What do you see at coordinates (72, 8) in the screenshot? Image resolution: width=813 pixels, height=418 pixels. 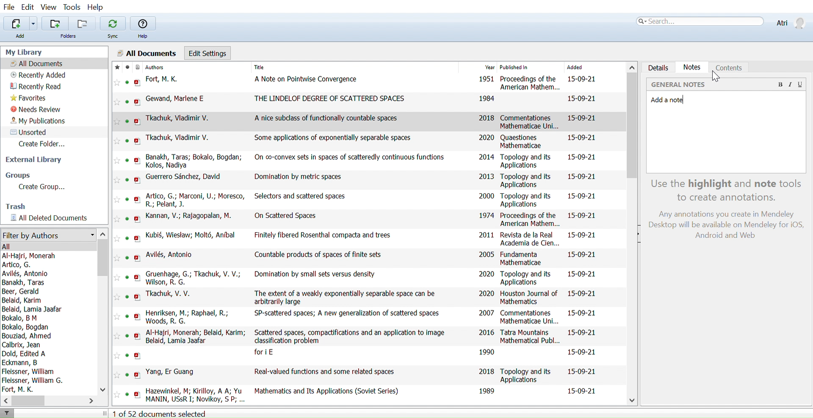 I see `Tools` at bounding box center [72, 8].